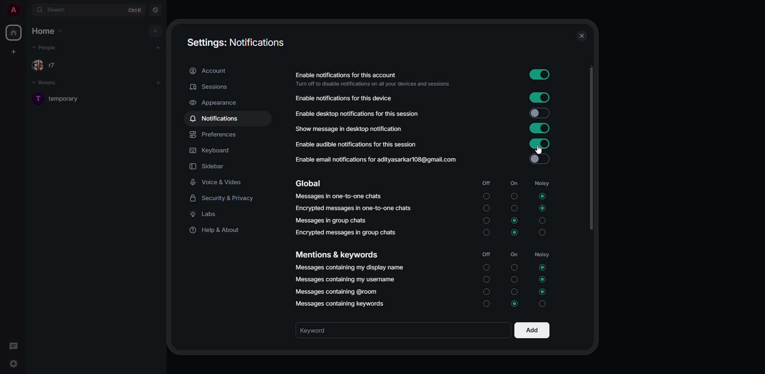  What do you see at coordinates (370, 113) in the screenshot?
I see `enable desktop notifications for this session` at bounding box center [370, 113].